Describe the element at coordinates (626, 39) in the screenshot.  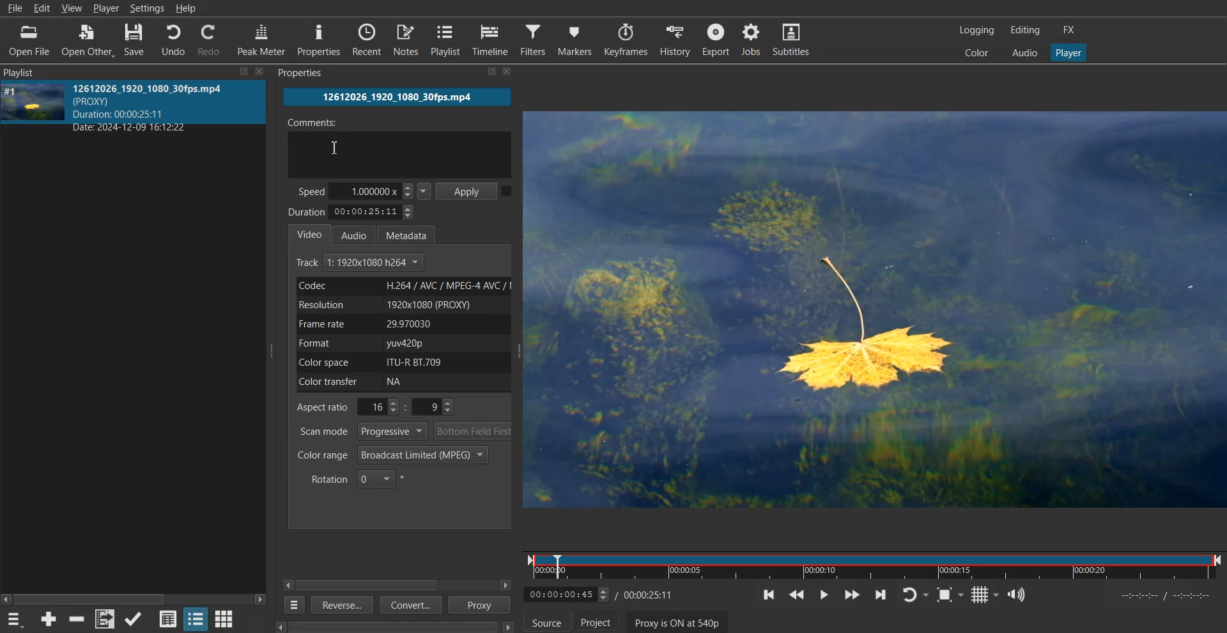
I see `Keyframes` at that location.